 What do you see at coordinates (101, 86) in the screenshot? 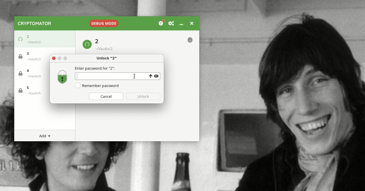
I see `Remember password` at bounding box center [101, 86].